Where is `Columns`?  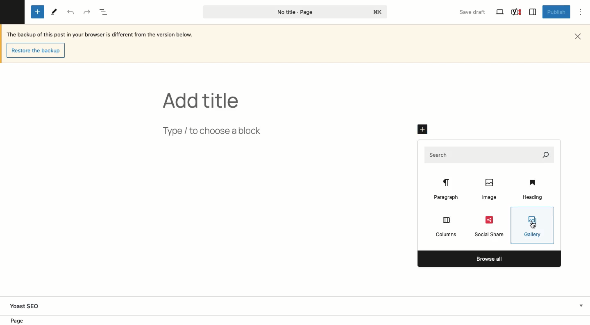
Columns is located at coordinates (446, 227).